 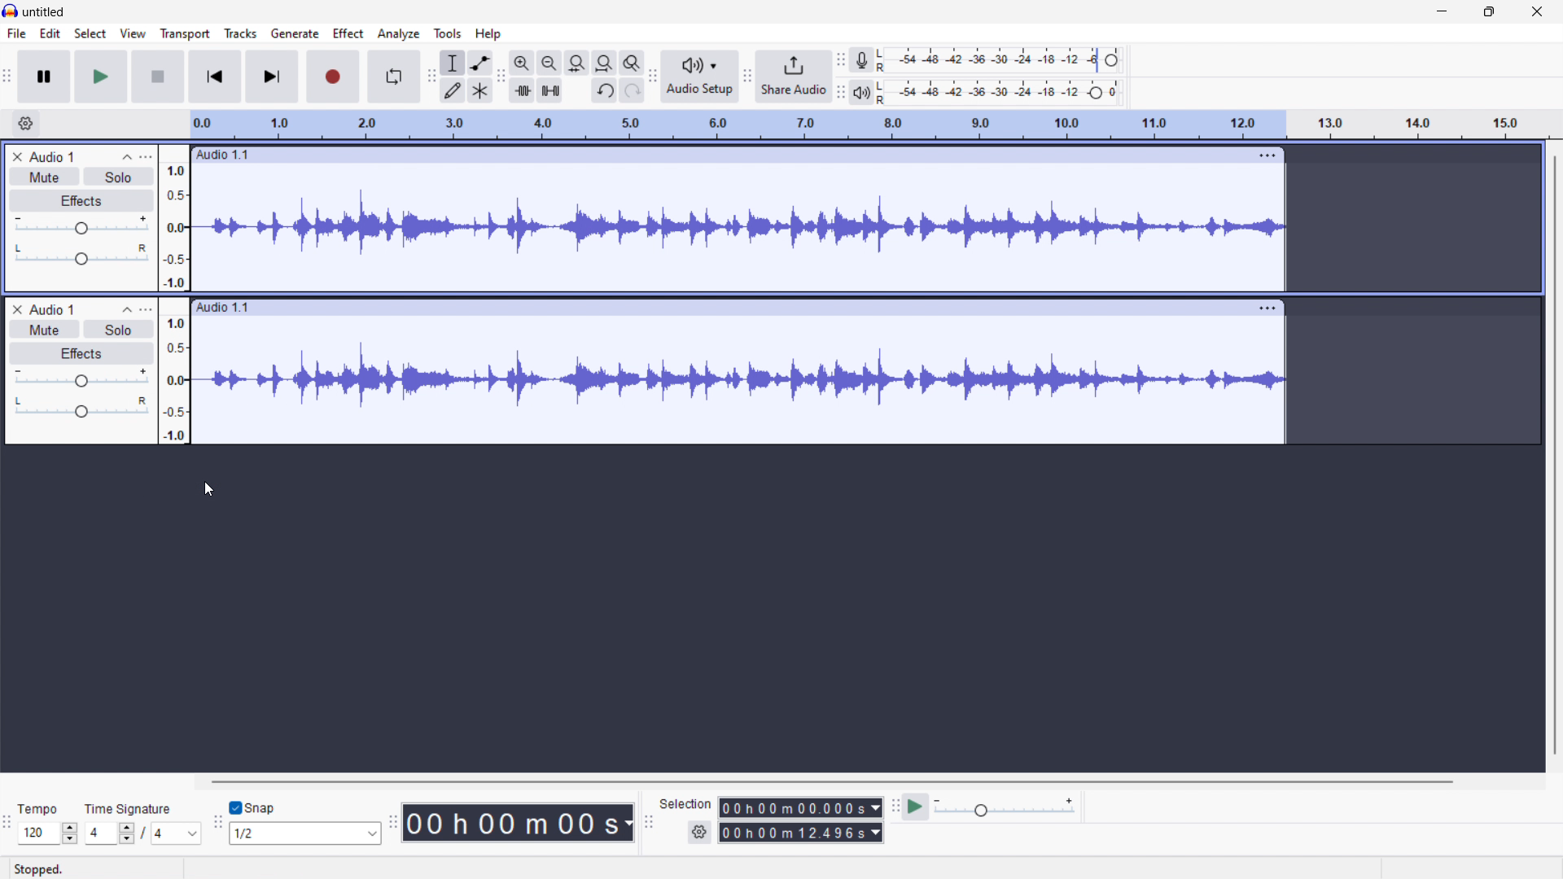 I want to click on Audio, so click(x=56, y=308).